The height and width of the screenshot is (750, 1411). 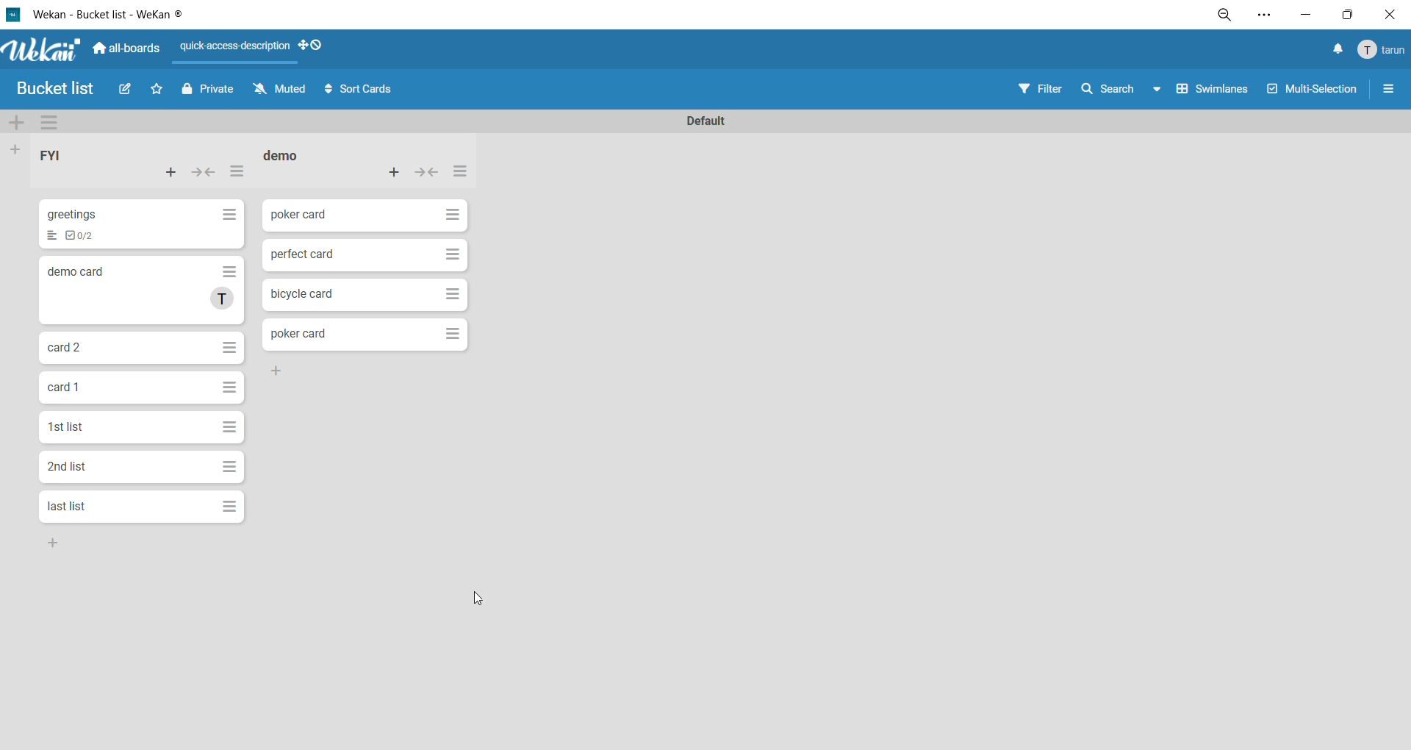 I want to click on multiselection, so click(x=1314, y=90).